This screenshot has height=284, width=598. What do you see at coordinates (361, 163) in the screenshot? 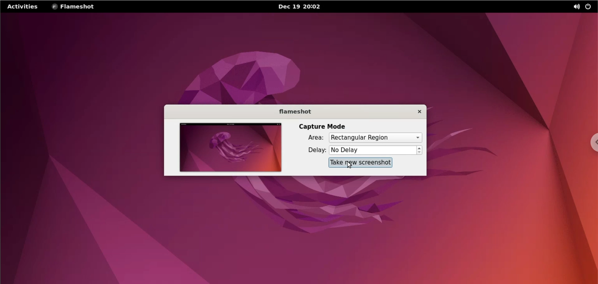
I see `take screenshot` at bounding box center [361, 163].